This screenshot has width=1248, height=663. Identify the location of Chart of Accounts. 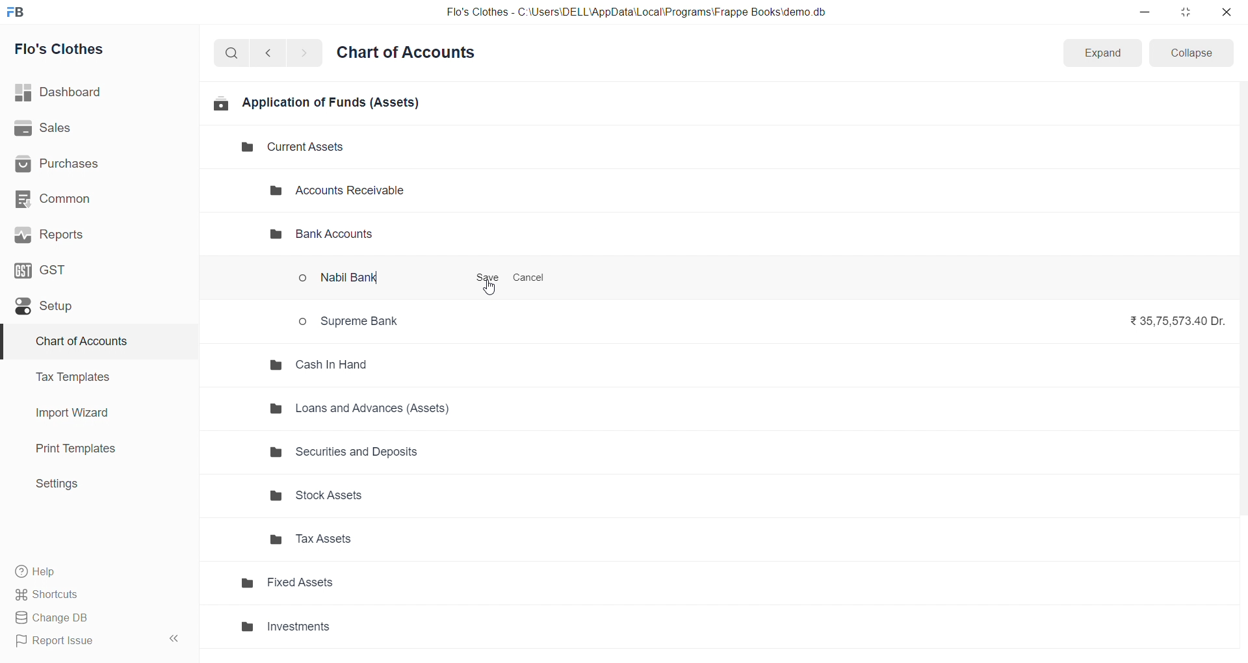
(409, 53).